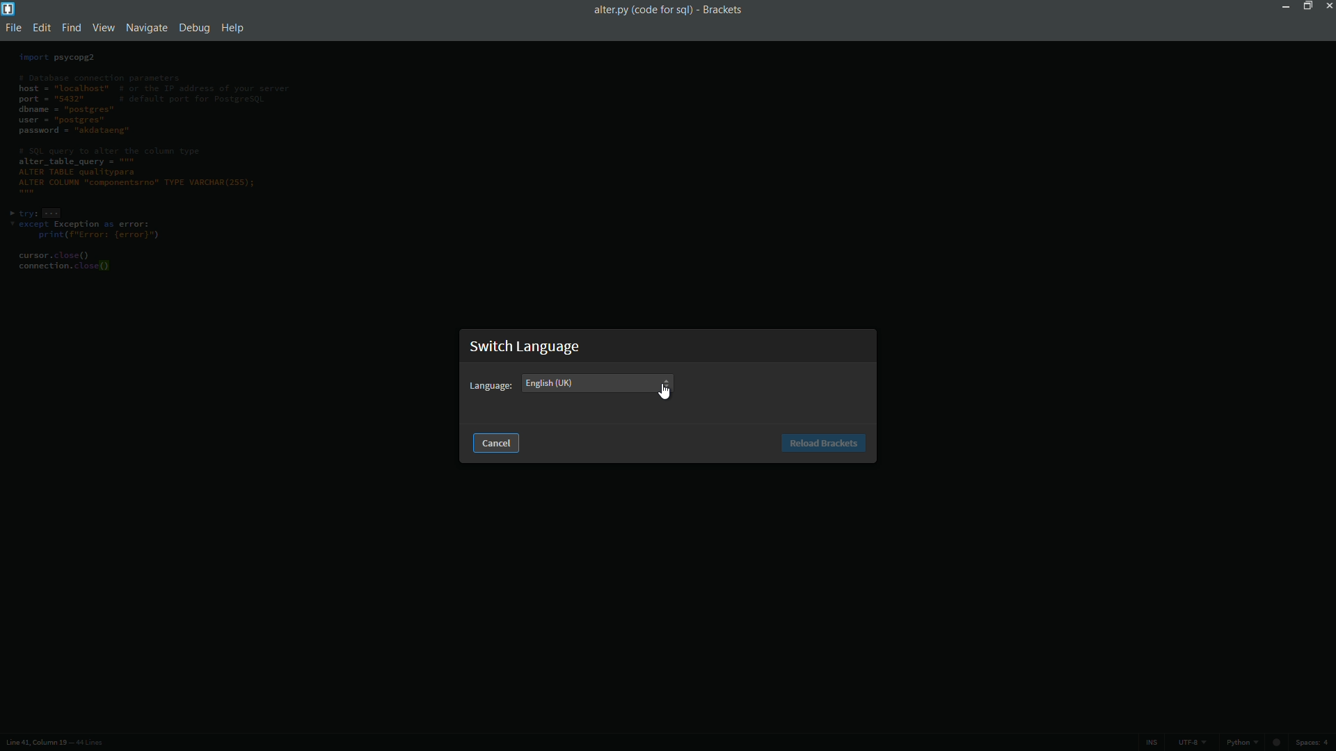  What do you see at coordinates (1306, 7) in the screenshot?
I see `maximize` at bounding box center [1306, 7].